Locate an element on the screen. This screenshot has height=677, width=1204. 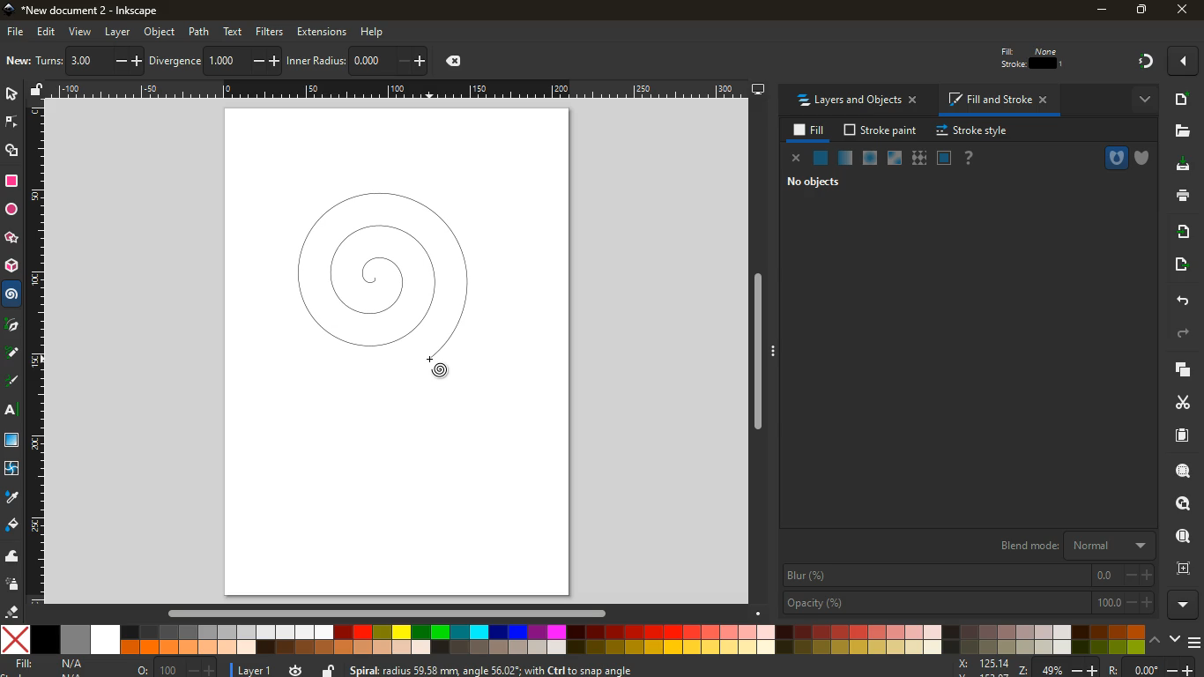
text is located at coordinates (13, 412).